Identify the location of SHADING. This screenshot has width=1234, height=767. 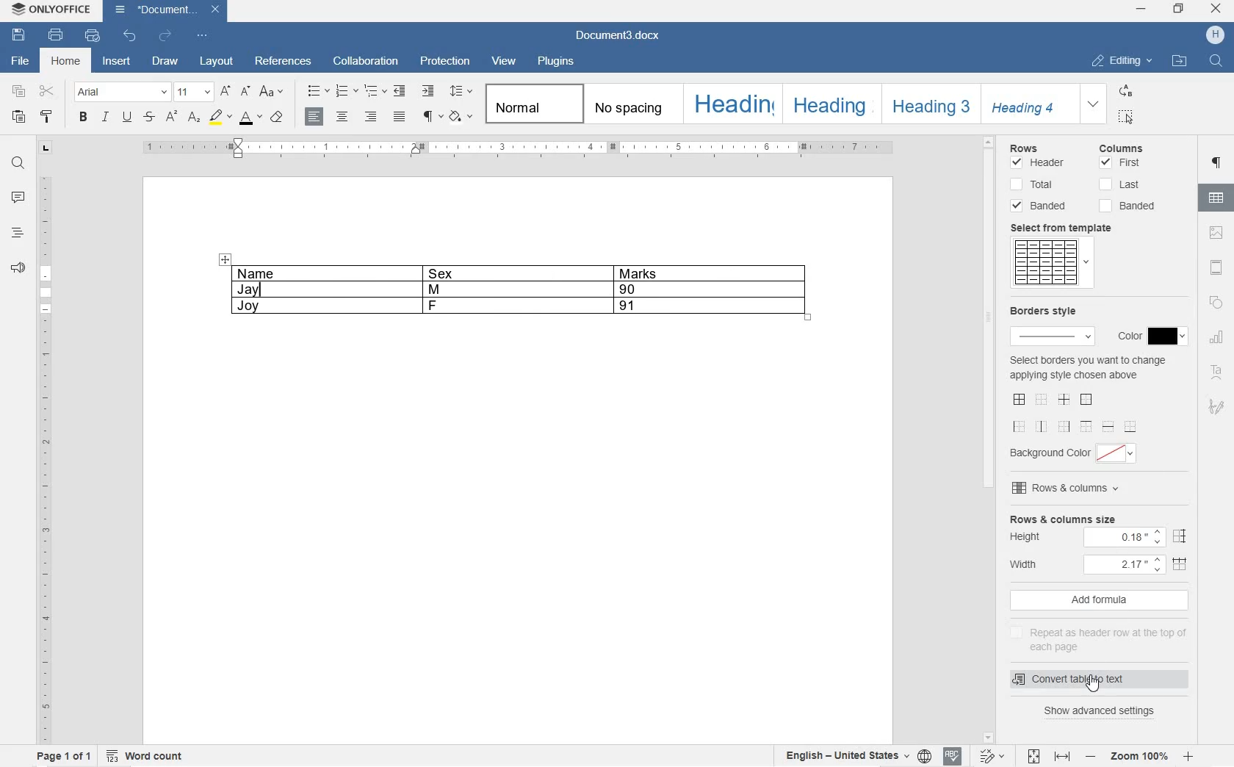
(461, 115).